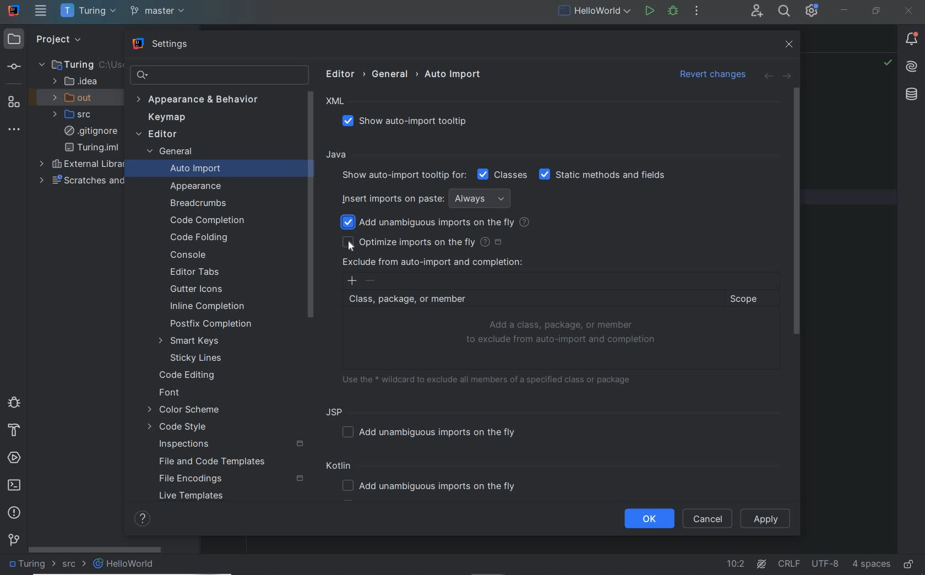 Image resolution: width=925 pixels, height=575 pixels. Describe the element at coordinates (910, 559) in the screenshot. I see `EDIT OR READ ONLY` at that location.